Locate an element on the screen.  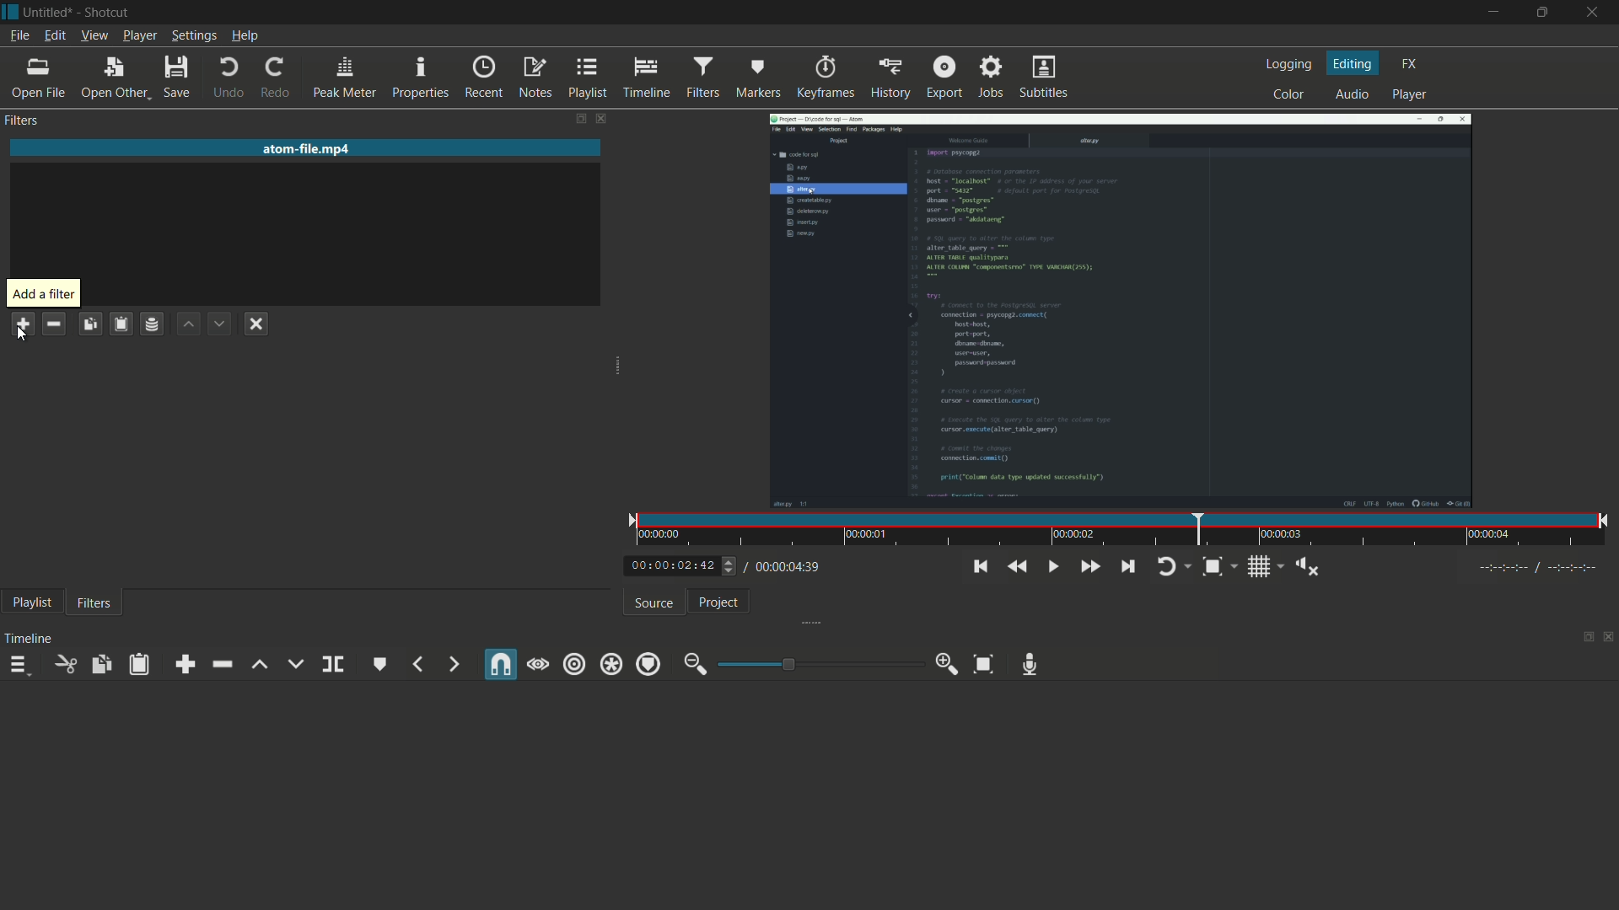
save filter set is located at coordinates (153, 325).